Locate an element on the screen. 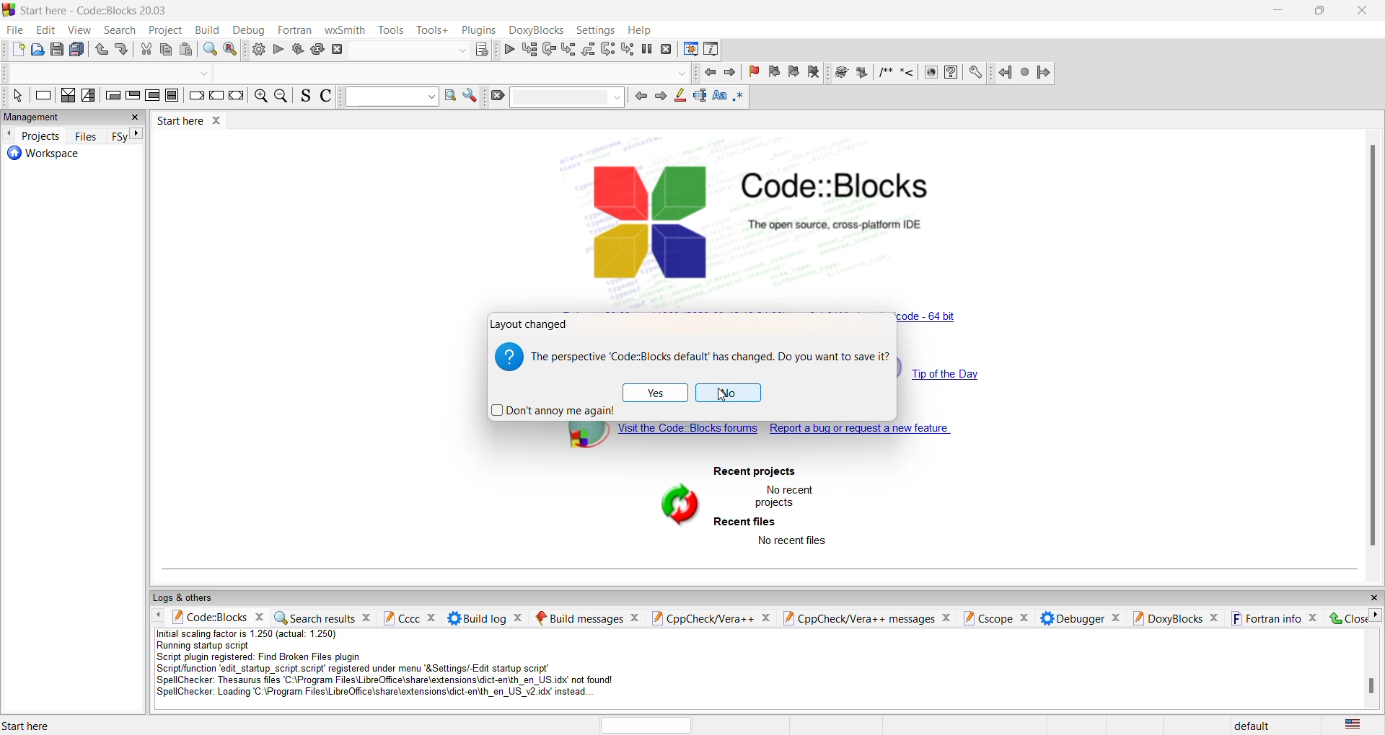 The width and height of the screenshot is (1385, 735). highlight is located at coordinates (679, 96).